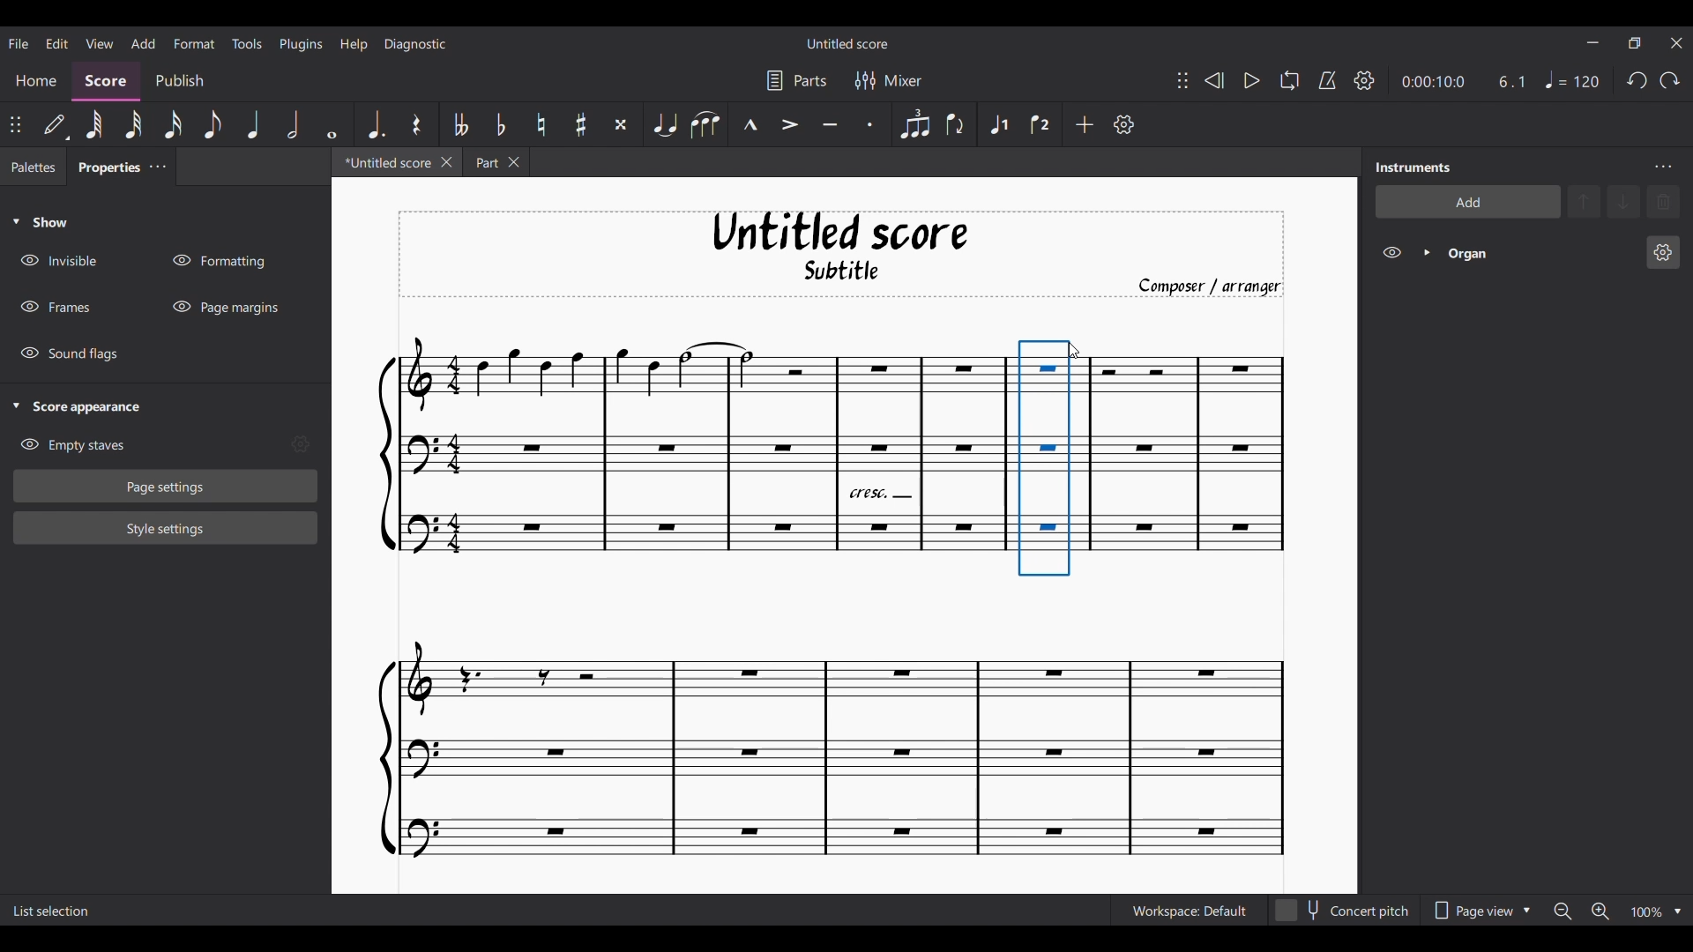 This screenshot has height=952, width=1693. What do you see at coordinates (1214, 80) in the screenshot?
I see `Rewind` at bounding box center [1214, 80].